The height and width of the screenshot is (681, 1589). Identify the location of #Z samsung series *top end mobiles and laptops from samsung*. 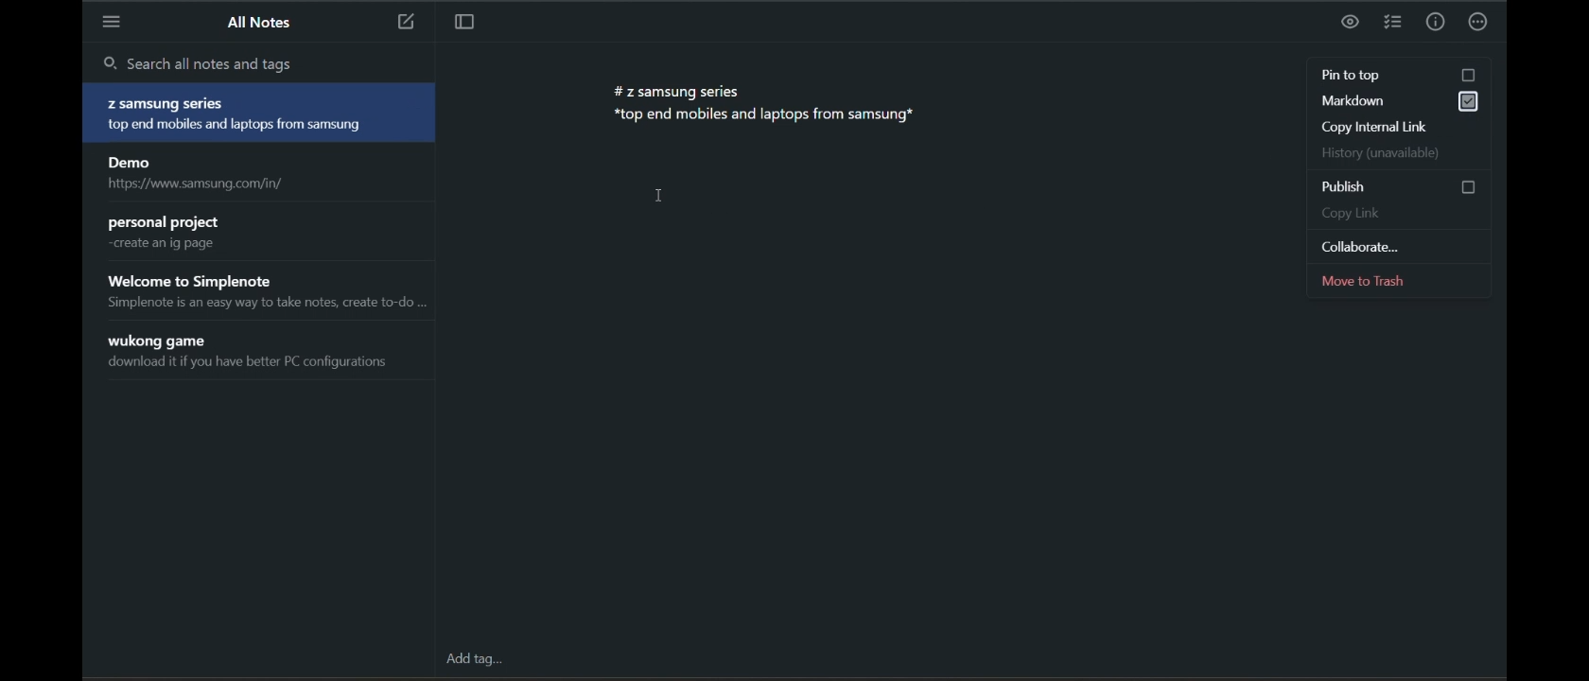
(261, 114).